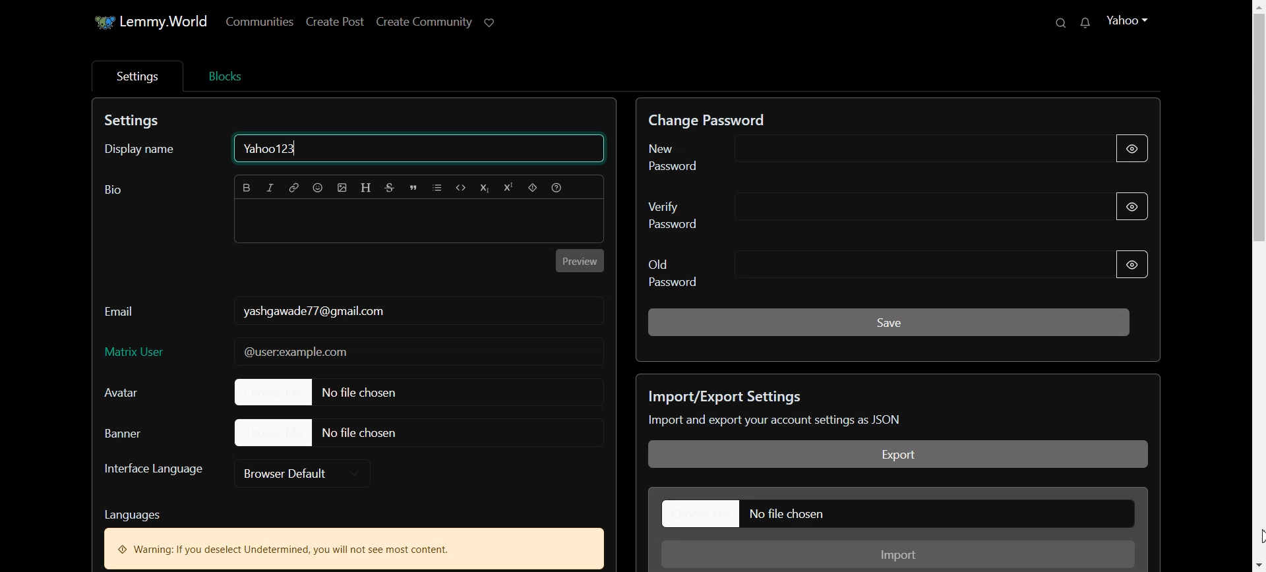 This screenshot has width=1266, height=572. What do you see at coordinates (313, 310) in the screenshot?
I see `Text` at bounding box center [313, 310].